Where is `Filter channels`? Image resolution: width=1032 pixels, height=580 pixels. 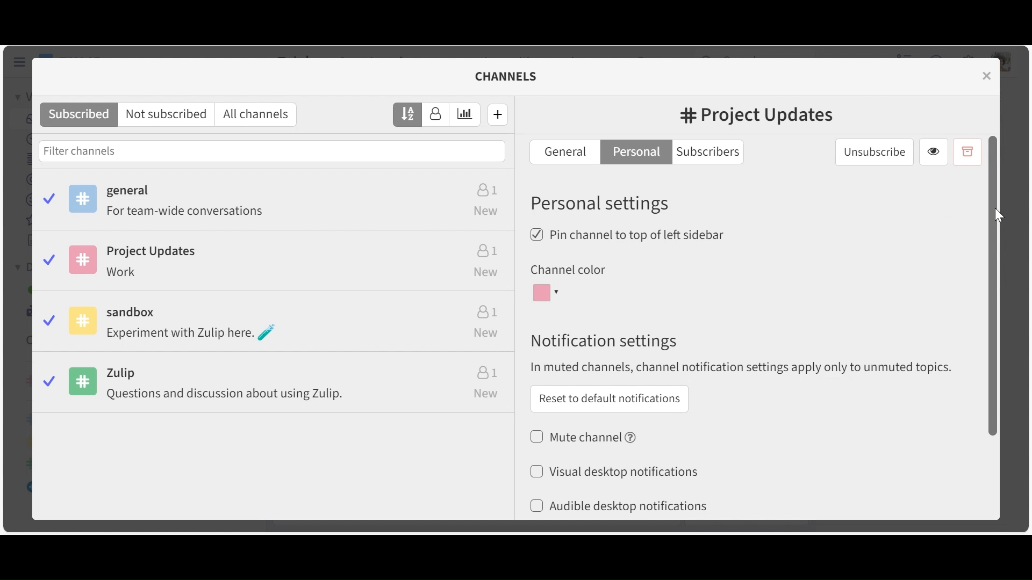 Filter channels is located at coordinates (272, 150).